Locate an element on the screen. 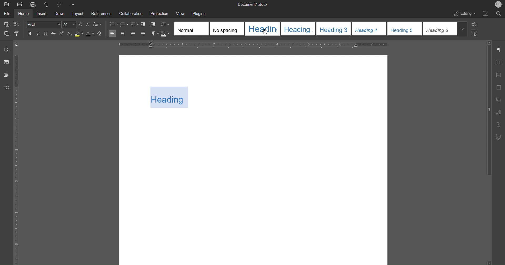 The image size is (505, 265). Find is located at coordinates (6, 50).